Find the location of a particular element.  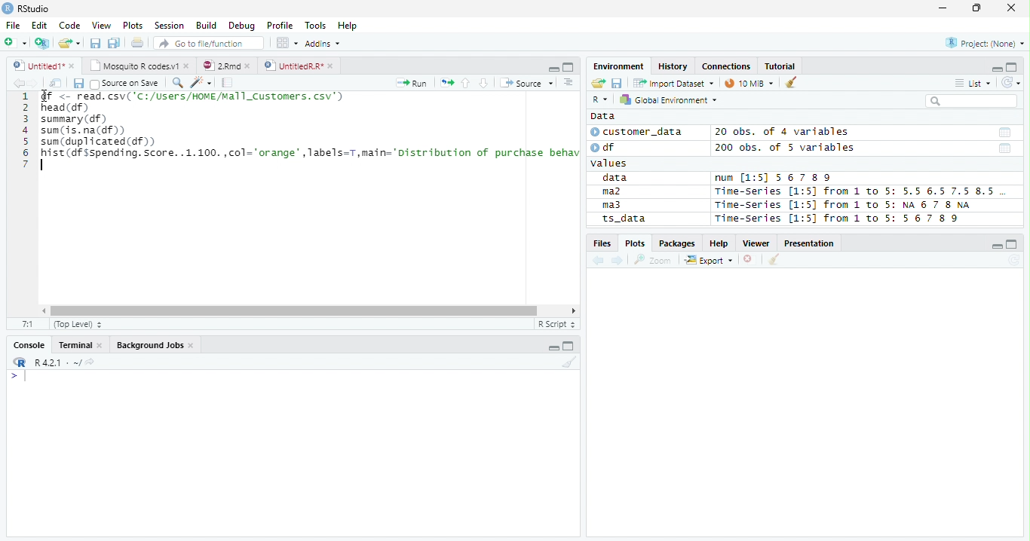

Time-series [1:5] from 1 to 5: NA 6 7 8 NA is located at coordinates (849, 206).